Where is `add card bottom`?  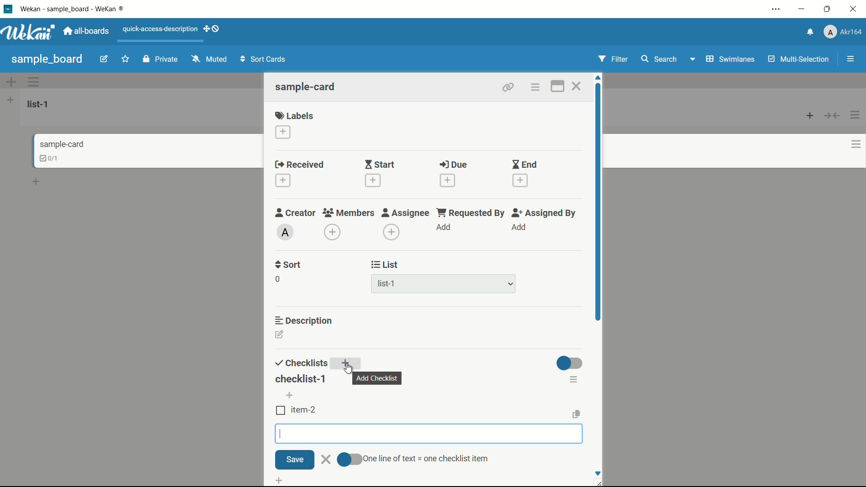 add card bottom is located at coordinates (40, 182).